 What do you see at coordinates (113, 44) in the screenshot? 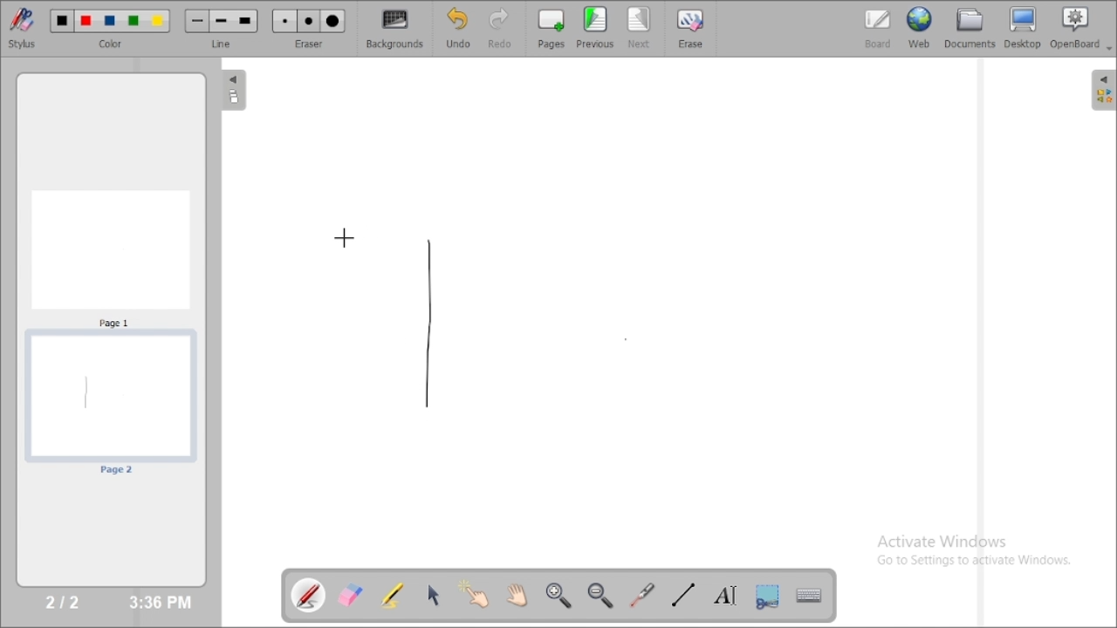
I see `color` at bounding box center [113, 44].